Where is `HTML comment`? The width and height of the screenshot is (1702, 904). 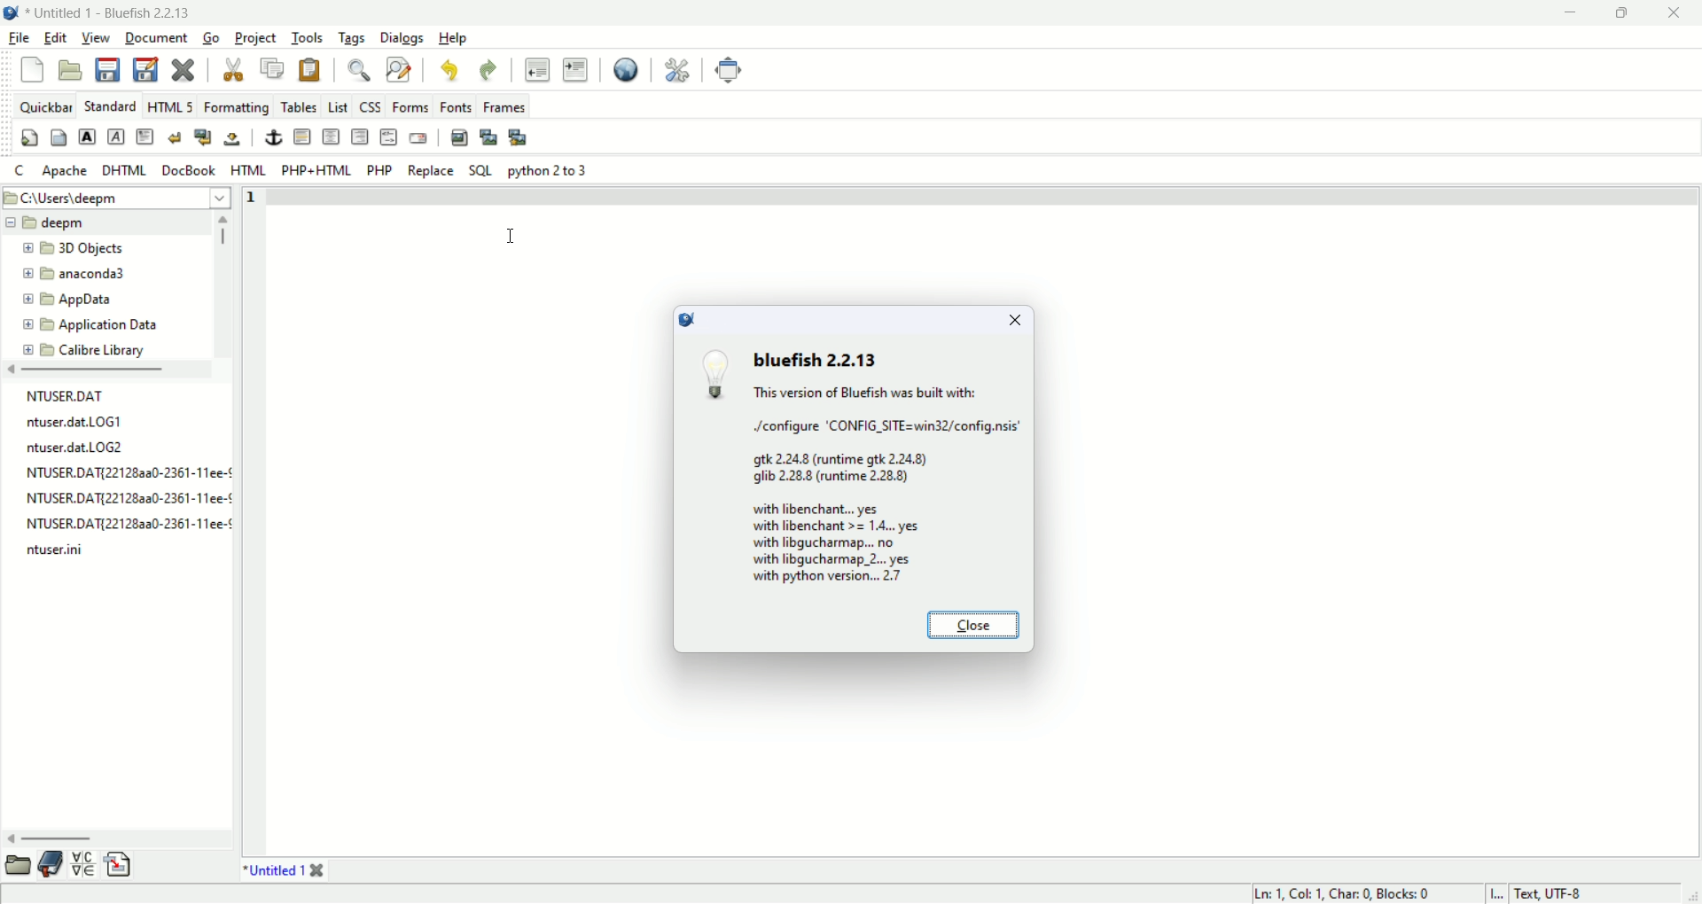 HTML comment is located at coordinates (388, 136).